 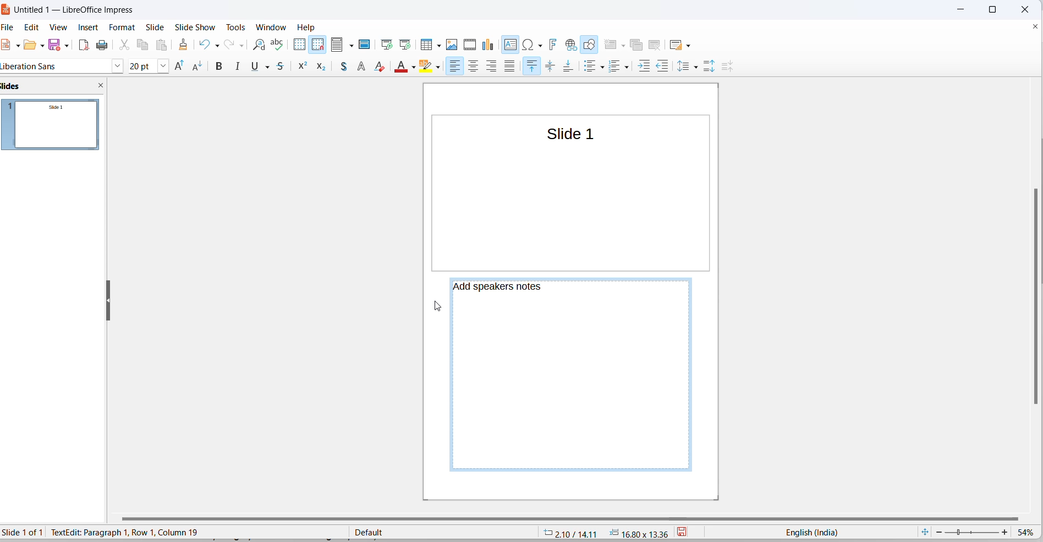 I want to click on symbol shapes, so click(x=260, y=67).